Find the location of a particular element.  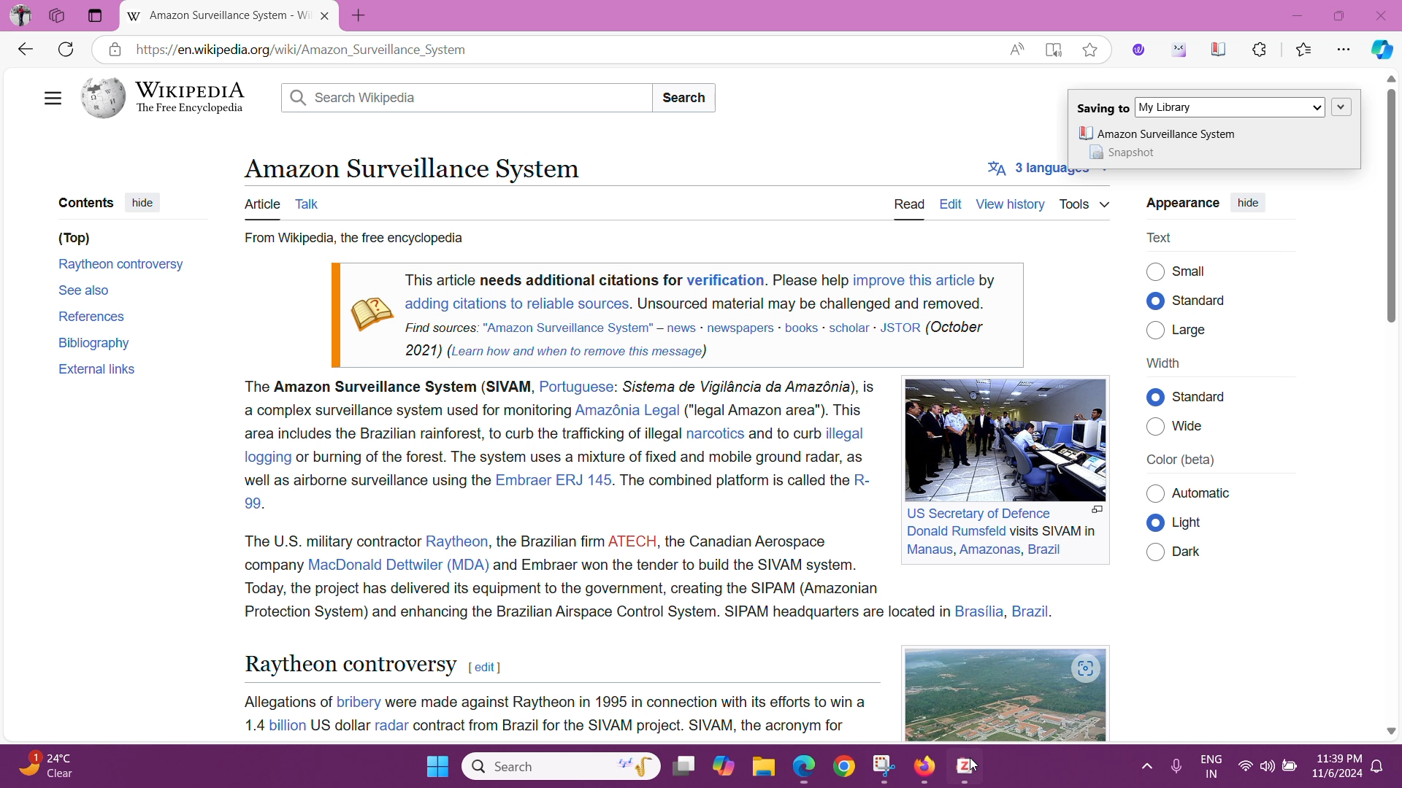

image is located at coordinates (939, 694).